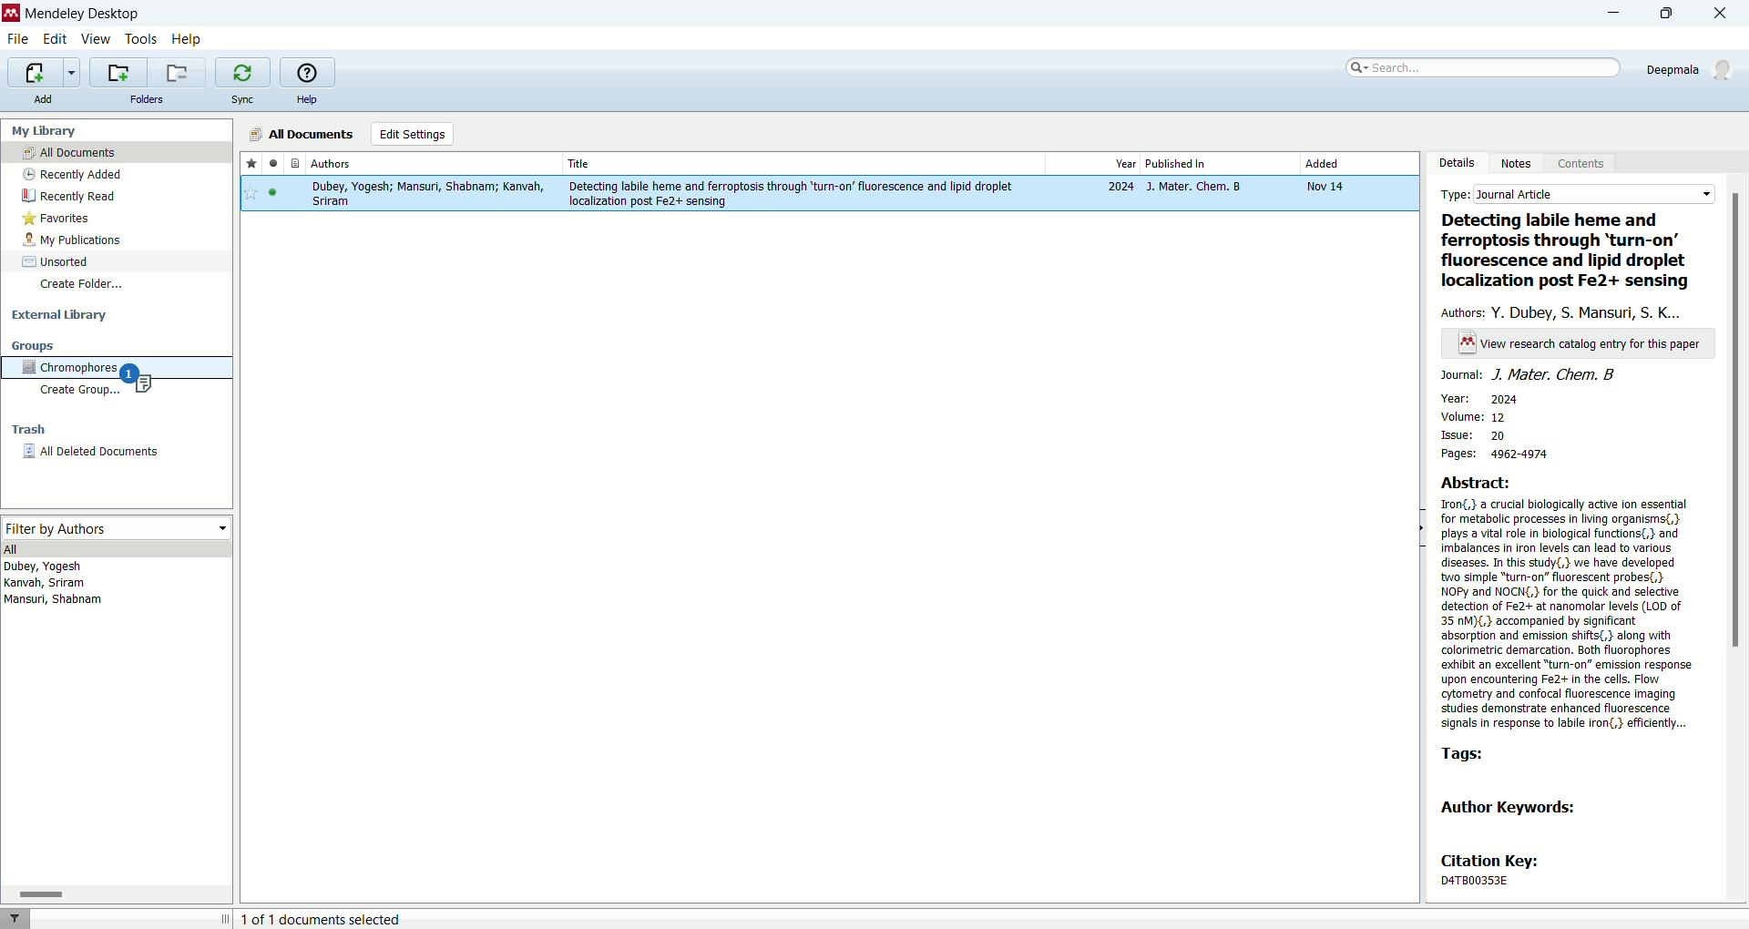 The width and height of the screenshot is (1749, 929). What do you see at coordinates (251, 164) in the screenshot?
I see `favorite` at bounding box center [251, 164].